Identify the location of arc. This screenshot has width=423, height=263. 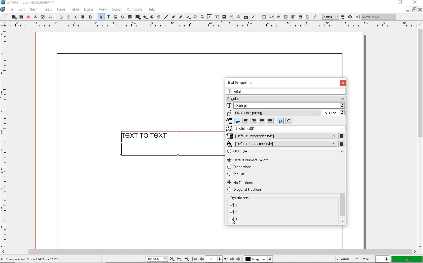
(151, 17).